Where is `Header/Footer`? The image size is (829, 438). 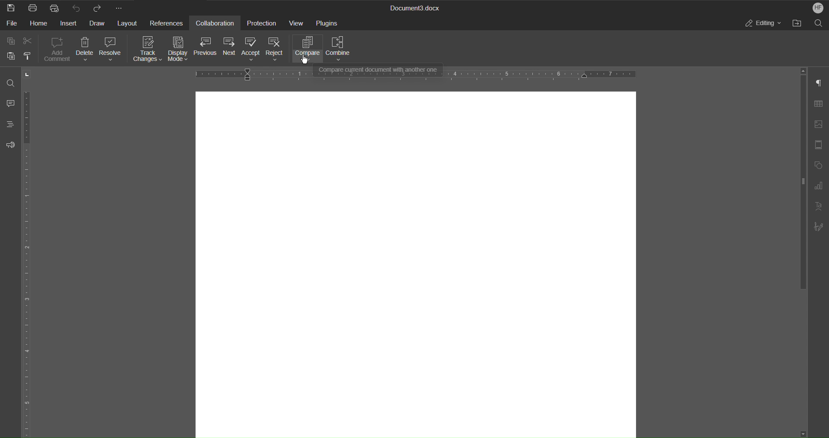
Header/Footer is located at coordinates (820, 143).